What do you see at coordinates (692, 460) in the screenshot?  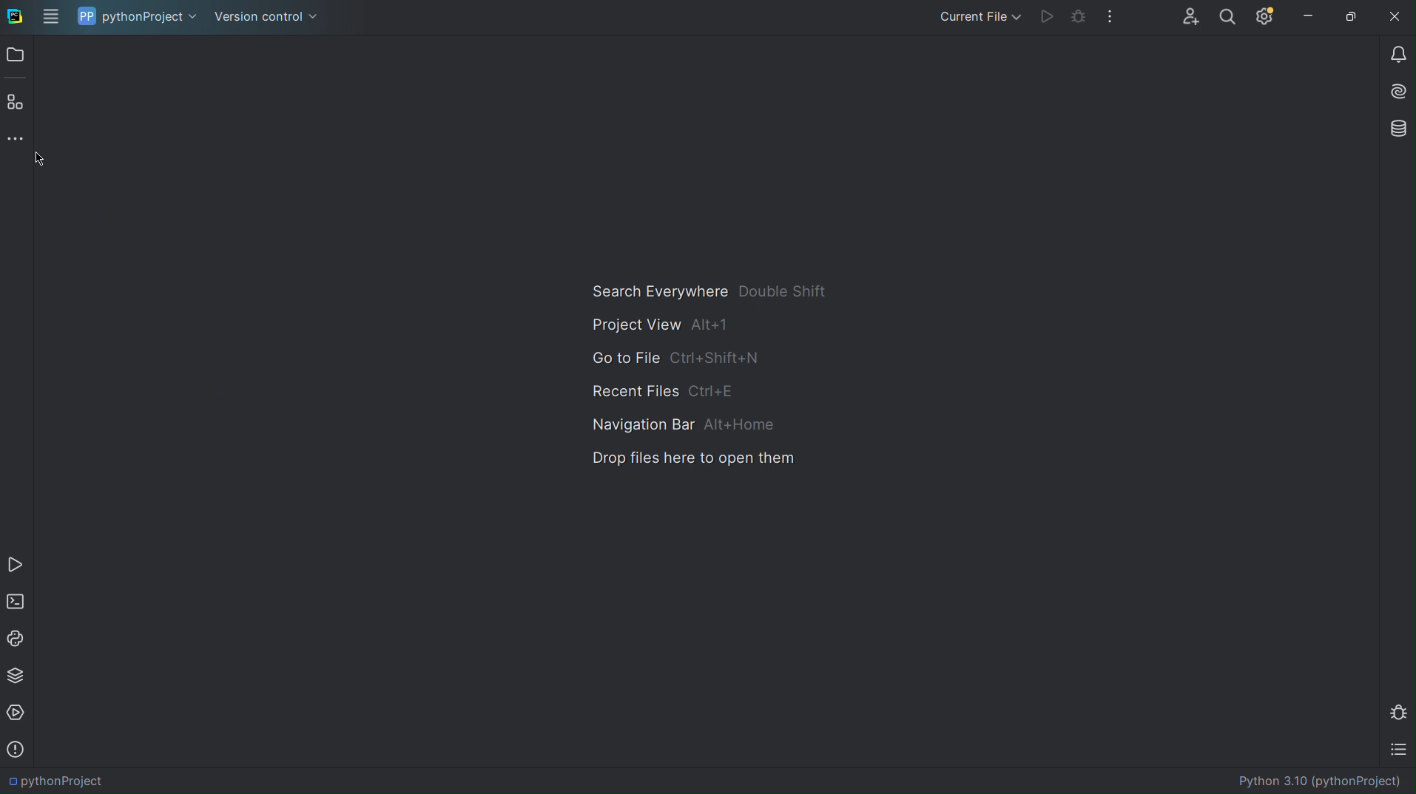 I see `Drop files here to open them` at bounding box center [692, 460].